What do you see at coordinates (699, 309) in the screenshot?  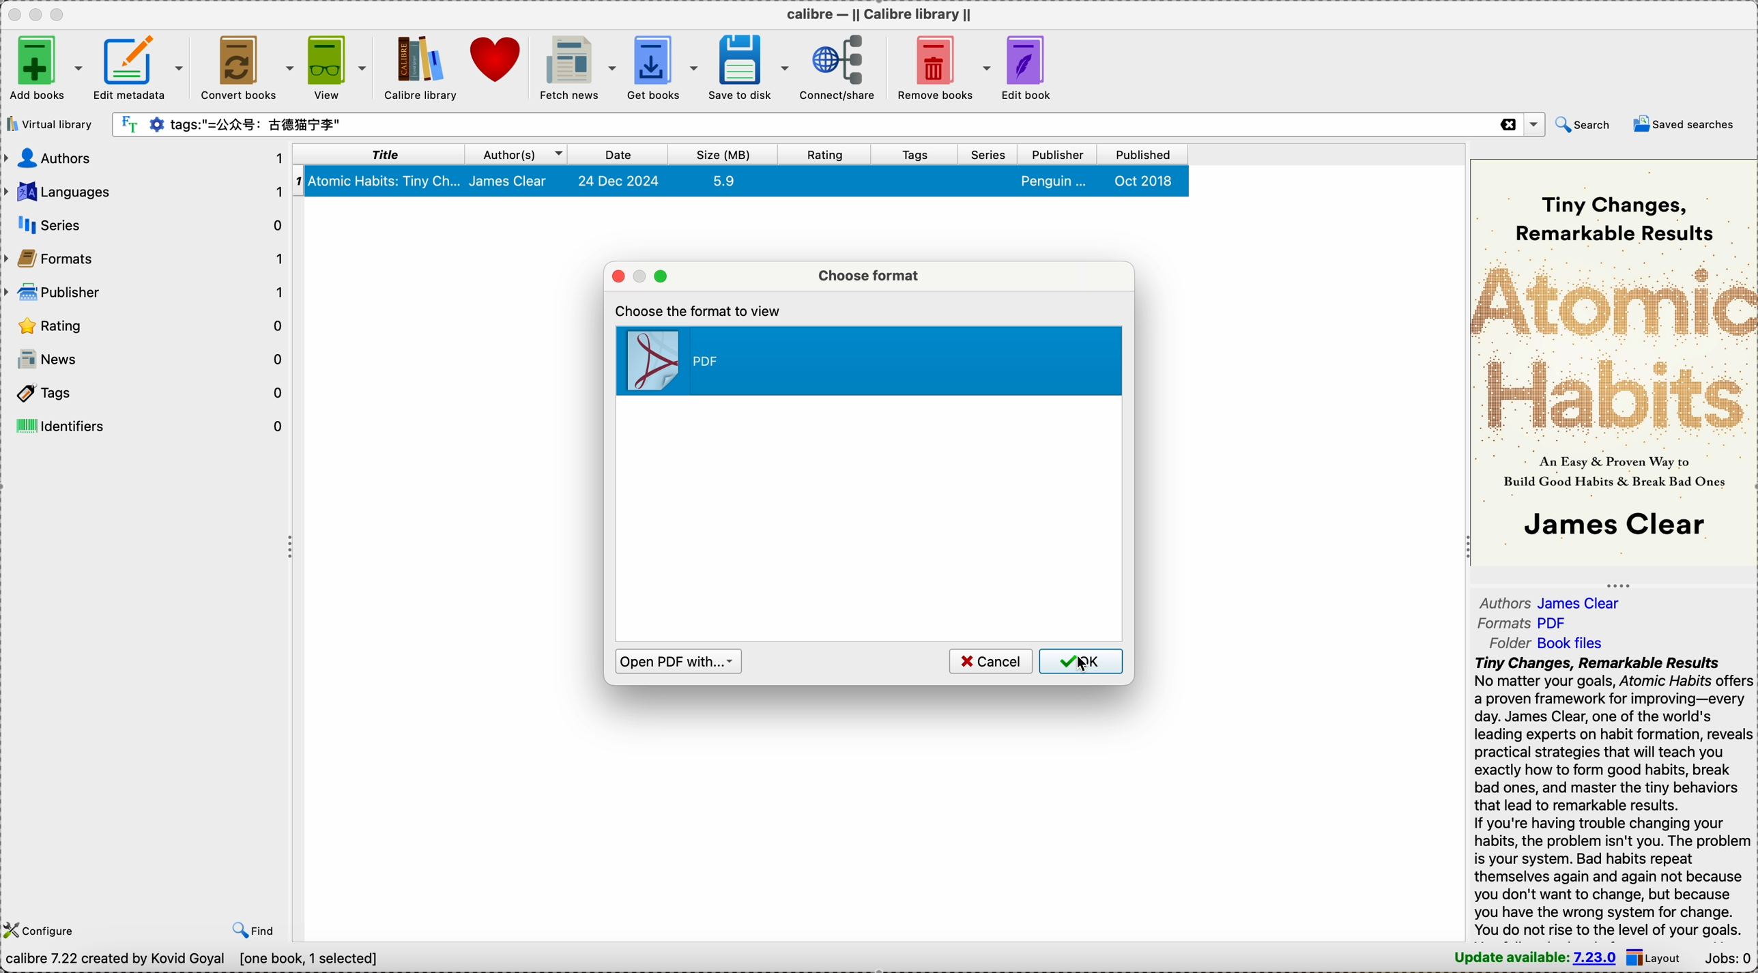 I see `choose the format to view` at bounding box center [699, 309].